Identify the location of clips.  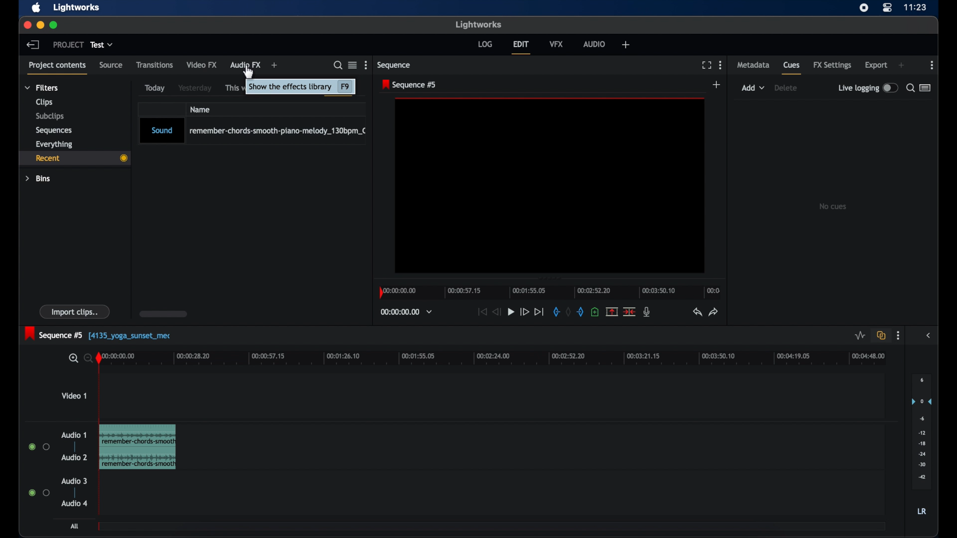
(44, 102).